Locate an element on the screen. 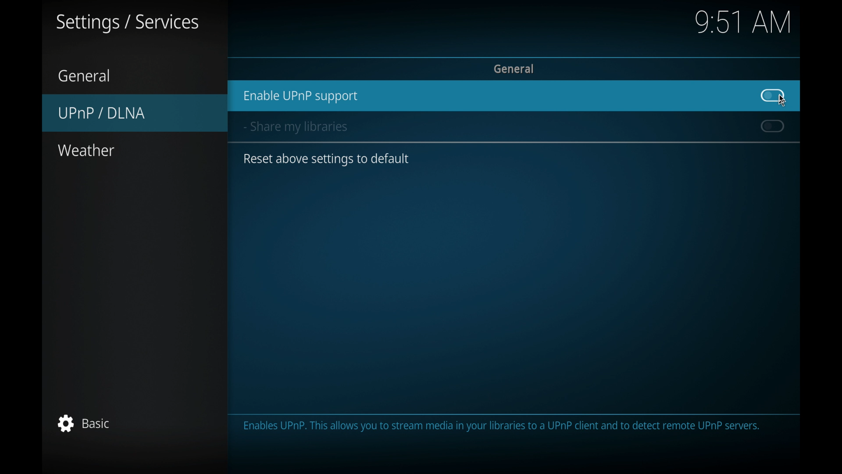 This screenshot has height=474, width=842. enable UPnPsupport is located at coordinates (303, 96).